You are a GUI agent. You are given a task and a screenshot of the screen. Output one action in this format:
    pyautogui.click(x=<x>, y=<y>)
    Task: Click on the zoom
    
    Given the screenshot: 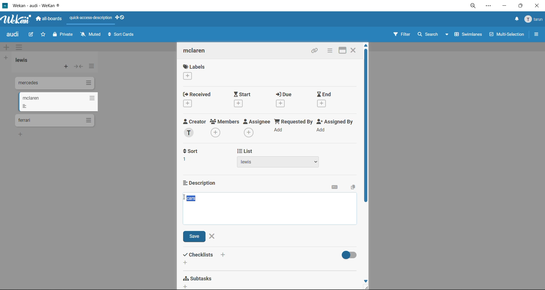 What is the action you would take?
    pyautogui.click(x=473, y=6)
    